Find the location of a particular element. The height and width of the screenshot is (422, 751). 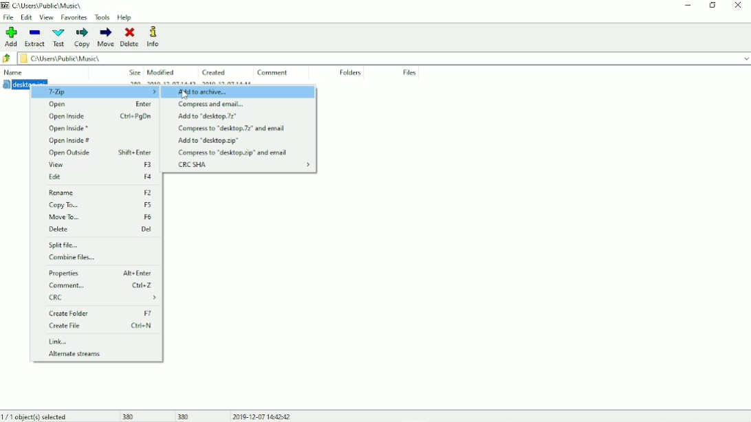

Move is located at coordinates (106, 37).